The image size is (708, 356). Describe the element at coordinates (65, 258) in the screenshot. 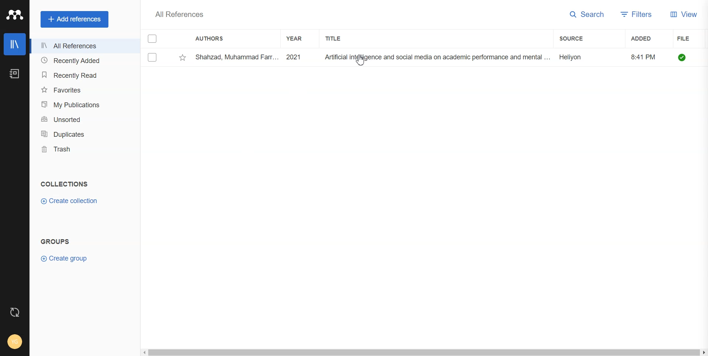

I see `Create group` at that location.